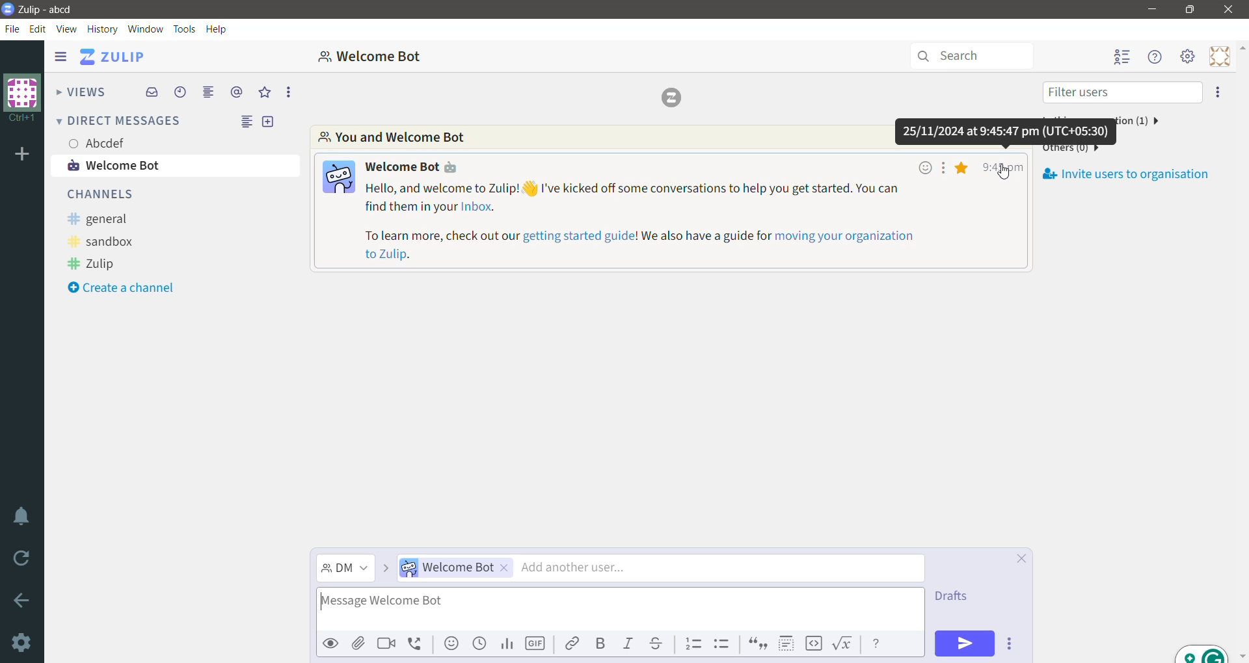 Image resolution: width=1249 pixels, height=663 pixels. I want to click on Message Timestamp displayed, so click(1006, 132).